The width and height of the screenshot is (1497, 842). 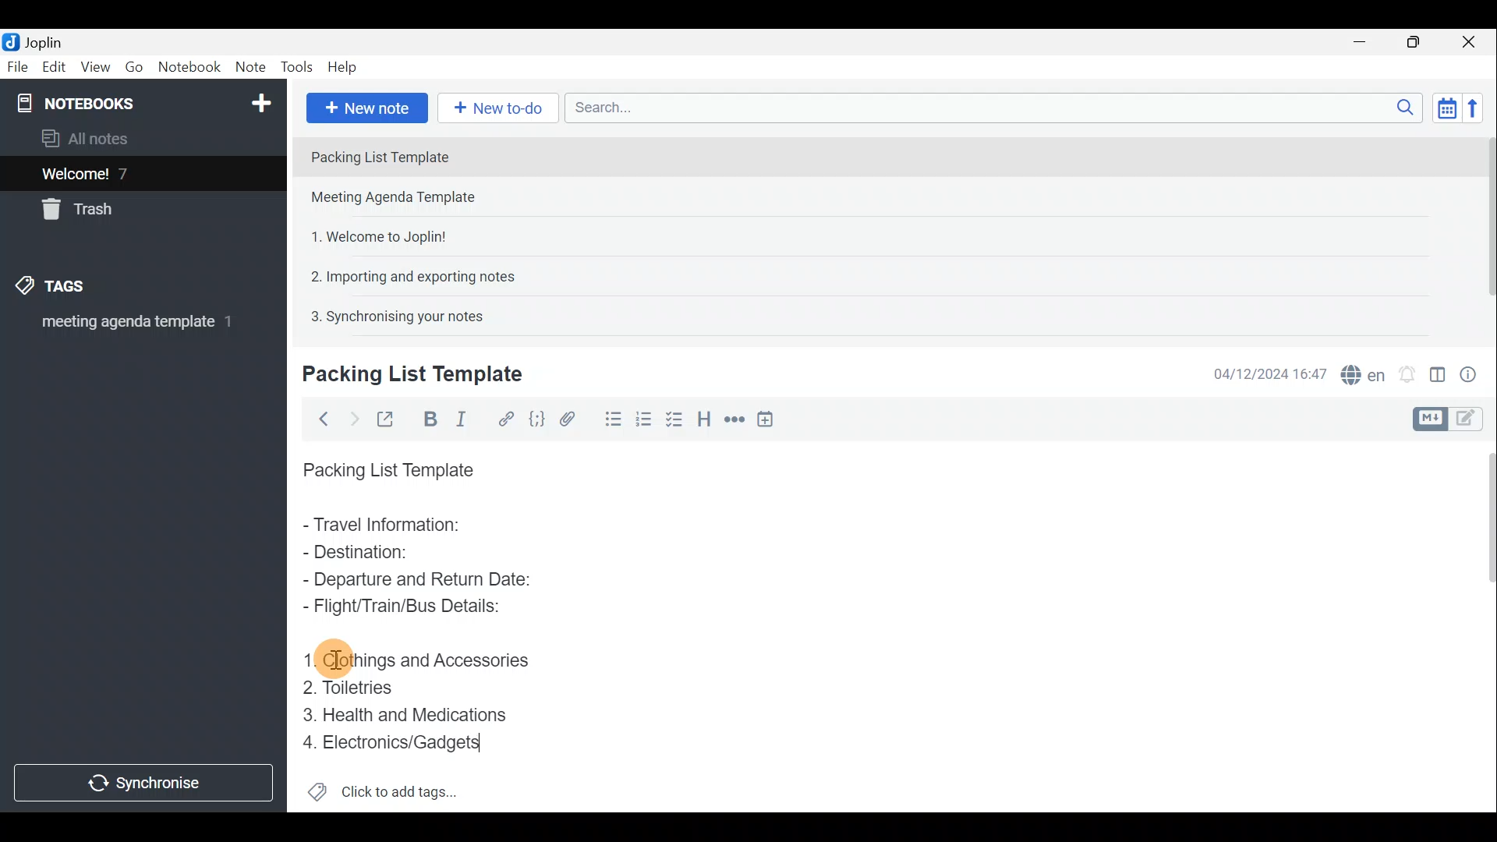 What do you see at coordinates (404, 713) in the screenshot?
I see `Health and Medications` at bounding box center [404, 713].